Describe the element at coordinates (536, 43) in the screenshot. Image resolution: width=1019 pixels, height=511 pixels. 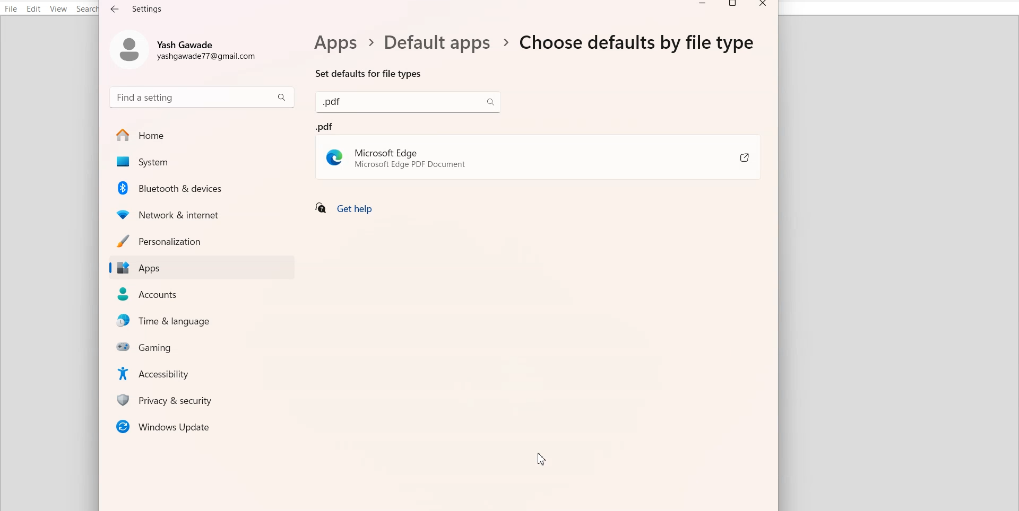
I see `Text` at that location.